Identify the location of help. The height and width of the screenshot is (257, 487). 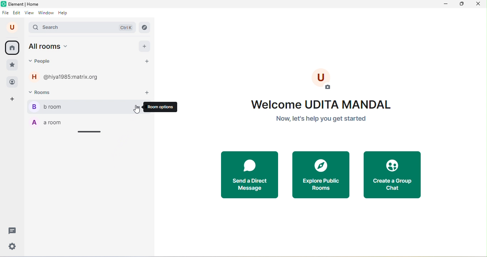
(65, 13).